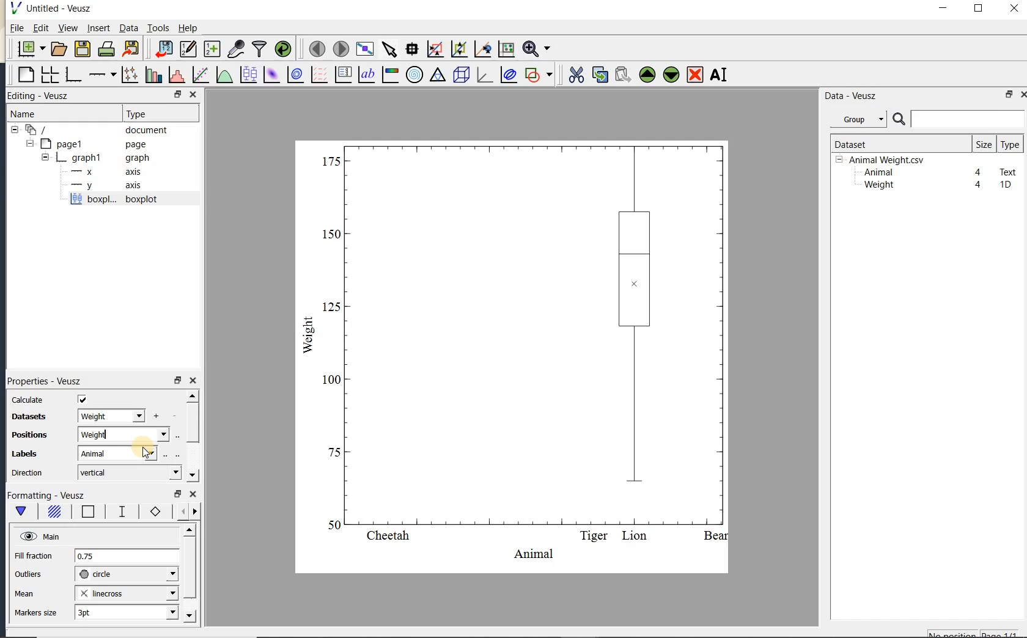 This screenshot has height=638, width=1027. What do you see at coordinates (120, 512) in the screenshot?
I see `whisker line` at bounding box center [120, 512].